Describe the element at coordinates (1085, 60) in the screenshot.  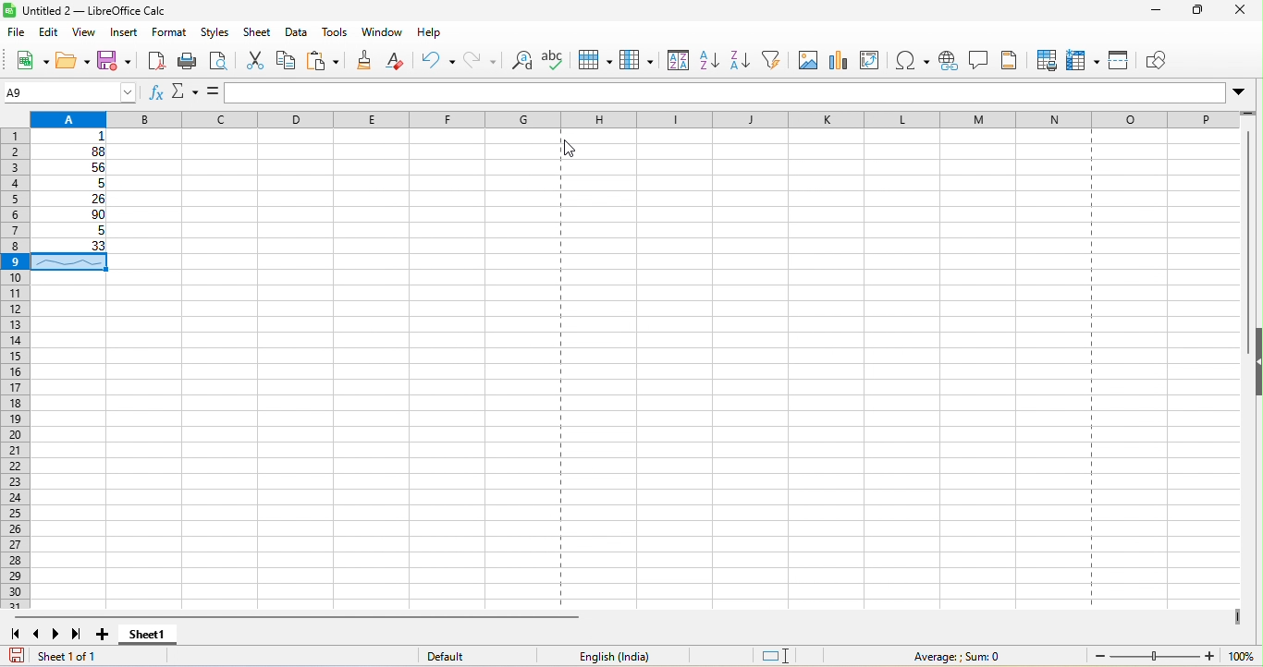
I see `freeze rows and column` at that location.